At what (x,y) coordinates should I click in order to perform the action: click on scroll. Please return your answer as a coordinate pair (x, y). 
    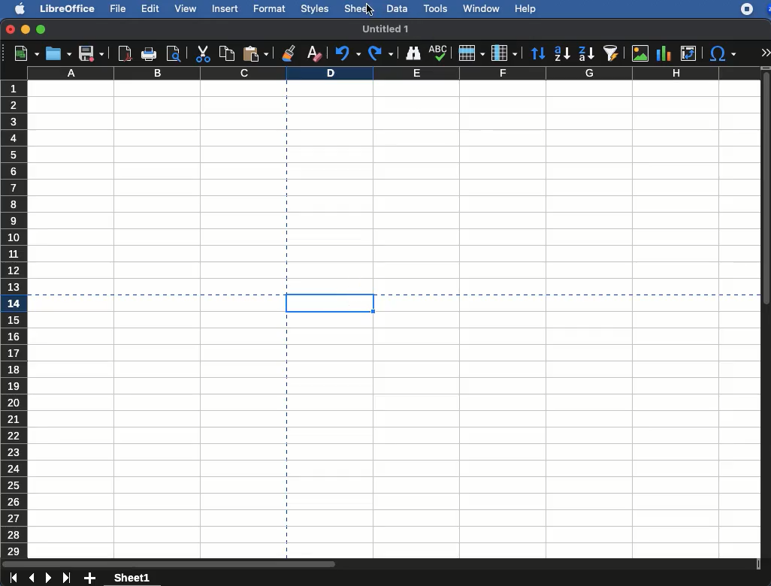
    Looking at the image, I should click on (766, 314).